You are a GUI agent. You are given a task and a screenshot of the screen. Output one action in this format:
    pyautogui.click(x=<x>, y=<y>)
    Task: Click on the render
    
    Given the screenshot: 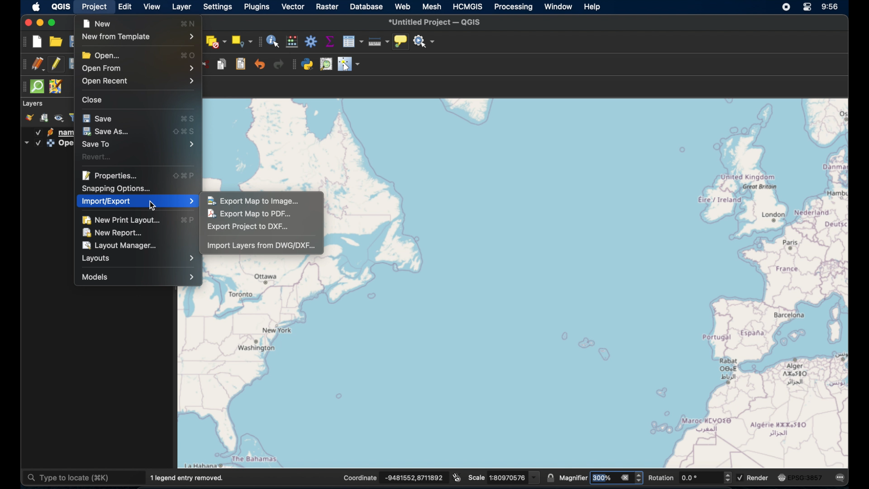 What is the action you would take?
    pyautogui.click(x=754, y=477)
    